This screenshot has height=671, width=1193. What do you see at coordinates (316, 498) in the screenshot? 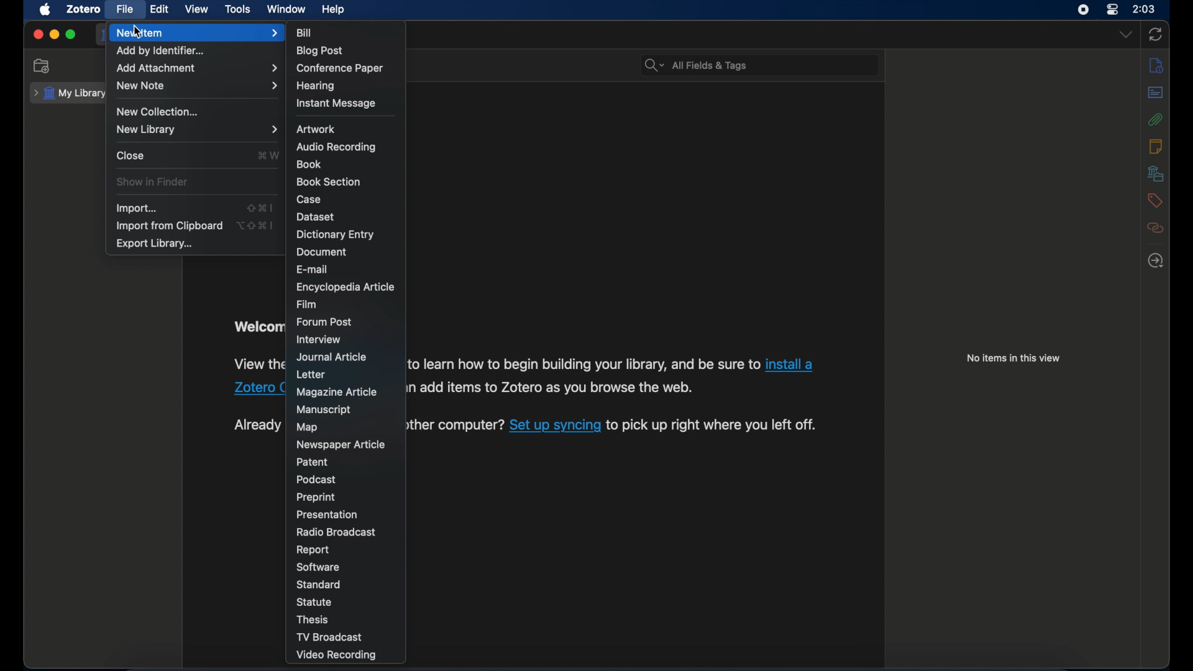
I see `preprint` at bounding box center [316, 498].